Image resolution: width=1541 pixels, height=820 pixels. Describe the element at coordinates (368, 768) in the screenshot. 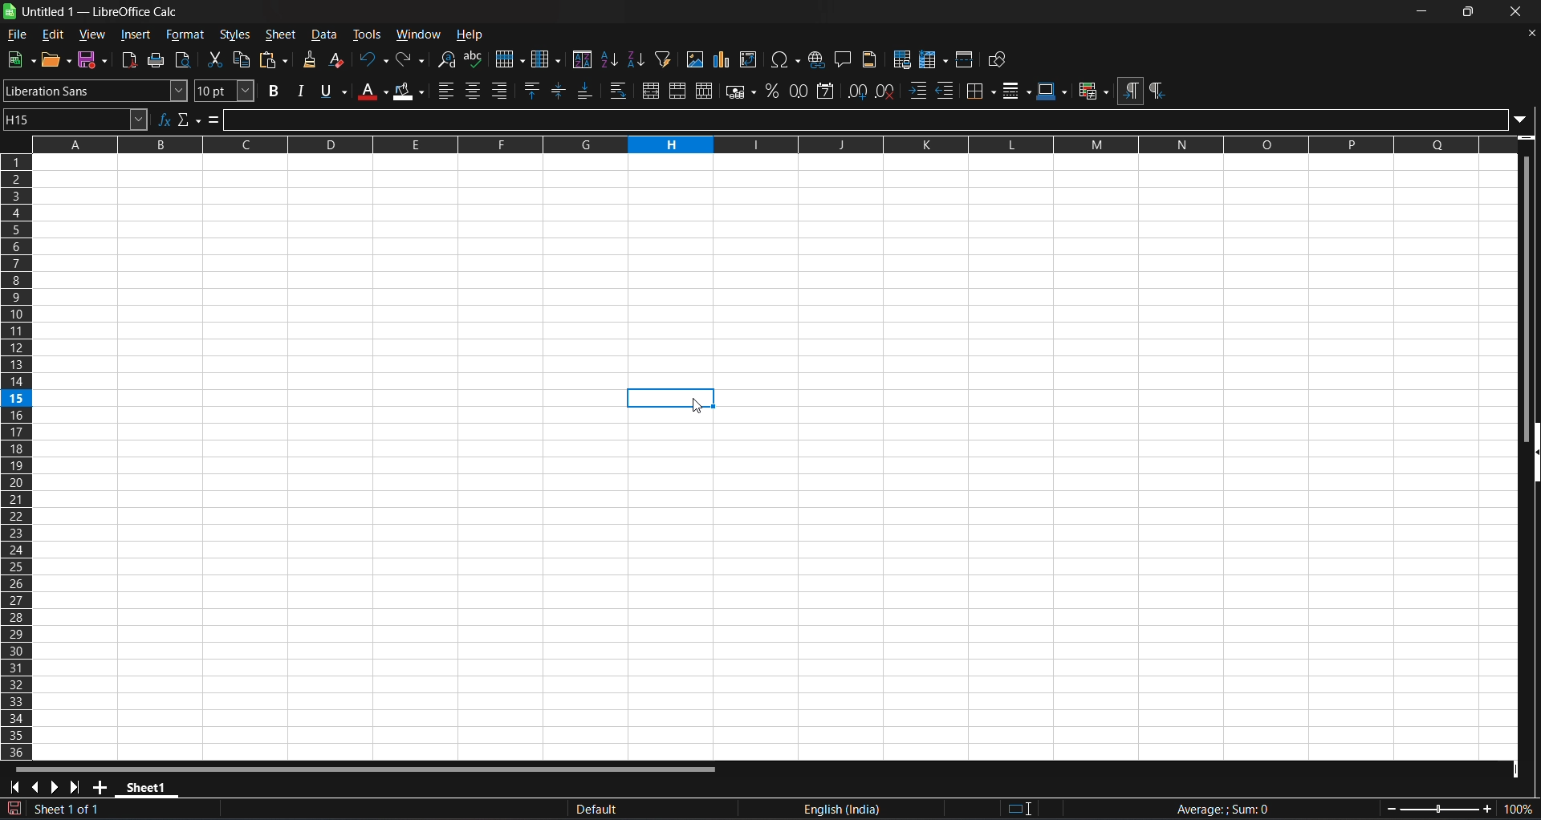

I see `horizontal scroll bar` at that location.